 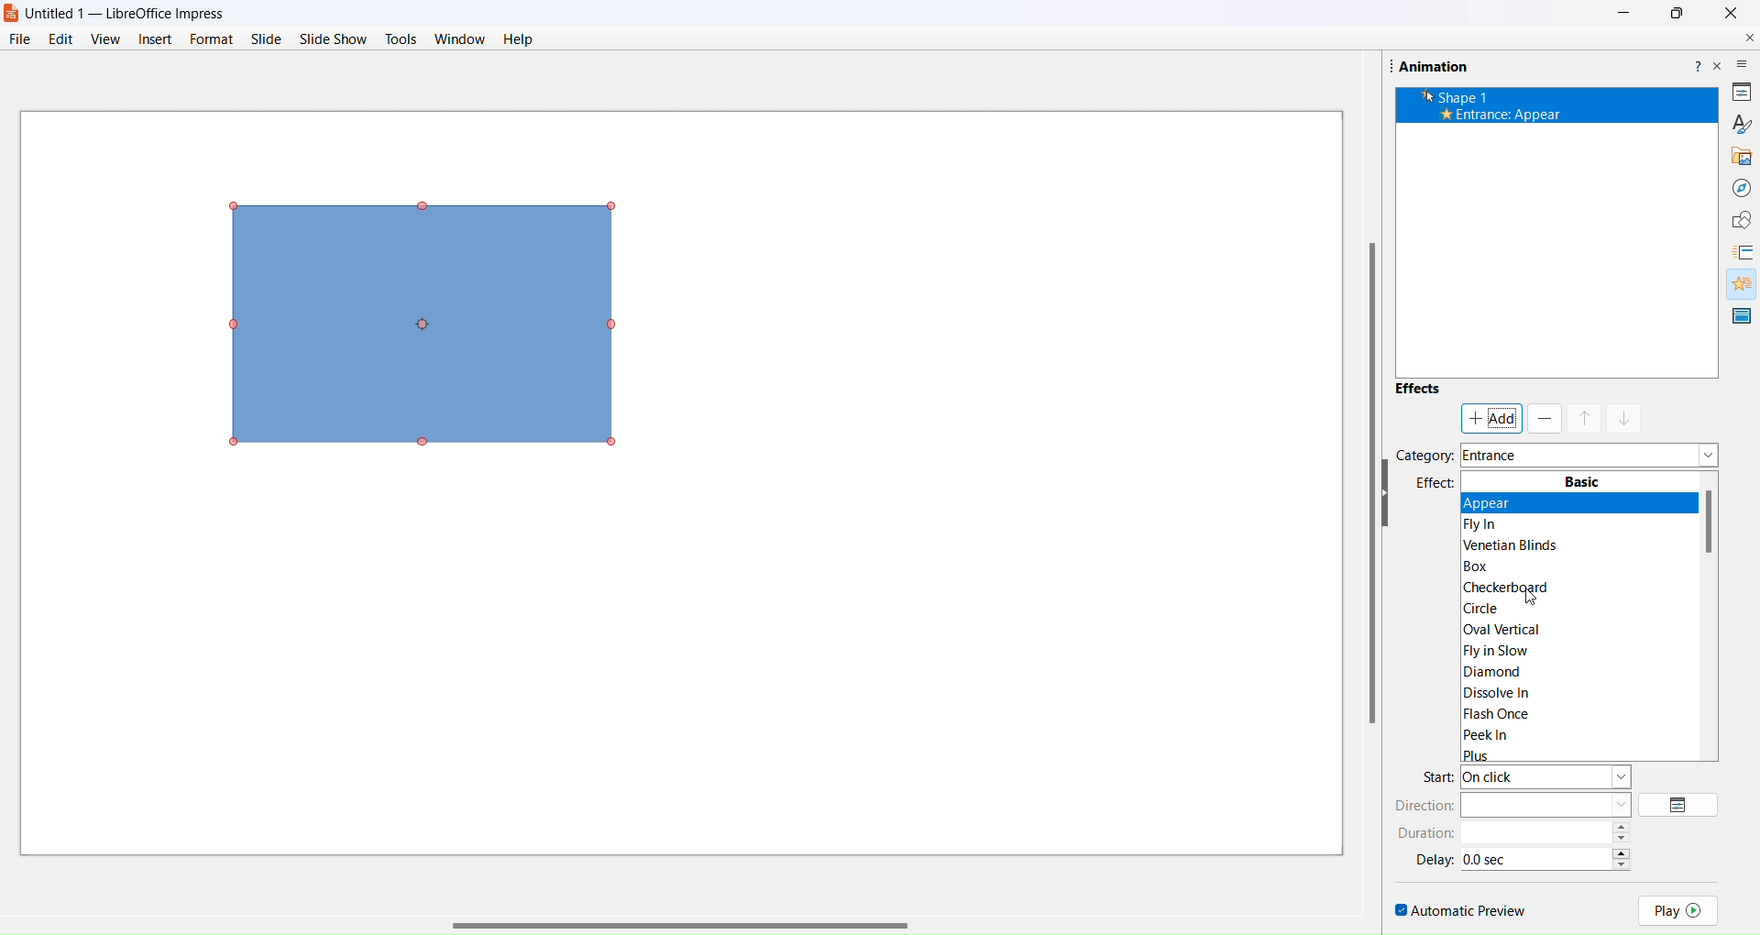 I want to click on category, so click(x=1424, y=455).